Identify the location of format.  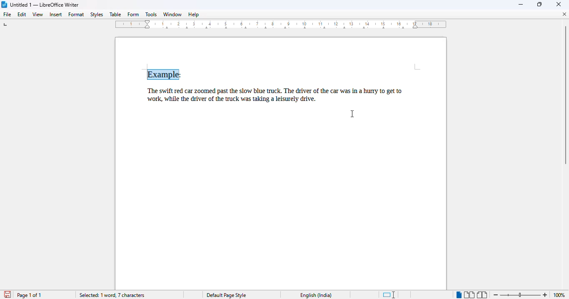
(77, 14).